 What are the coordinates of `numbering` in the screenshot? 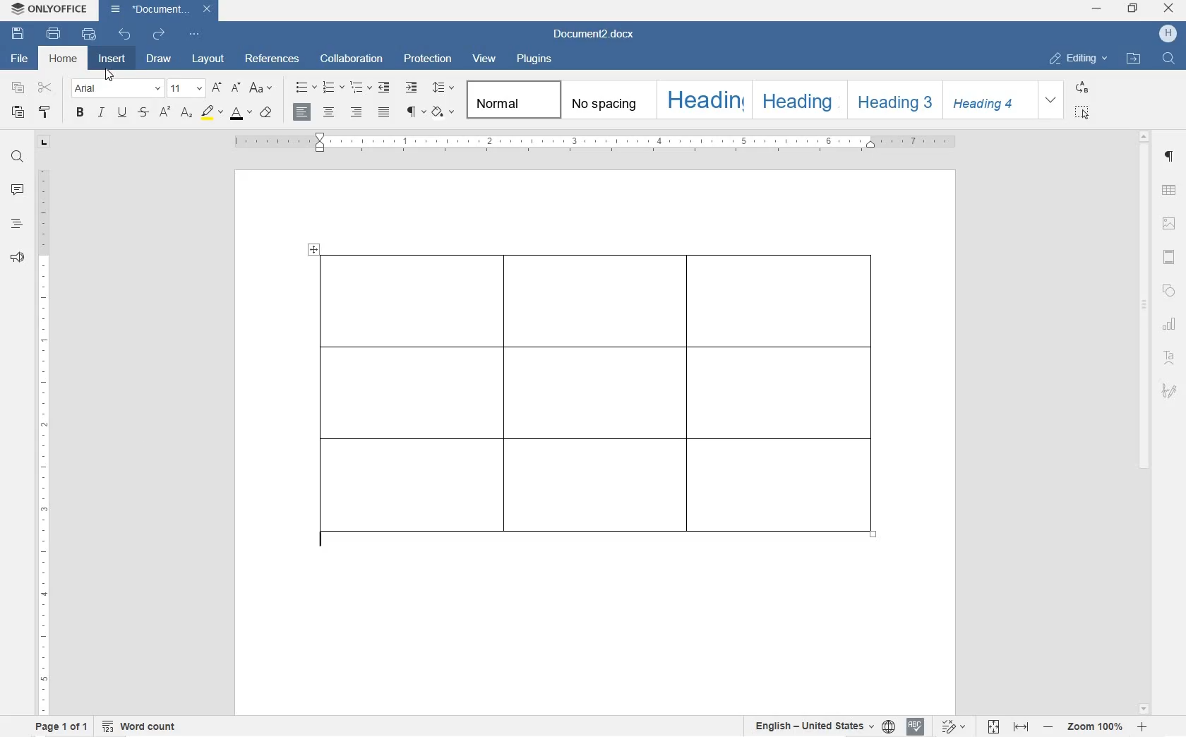 It's located at (333, 86).